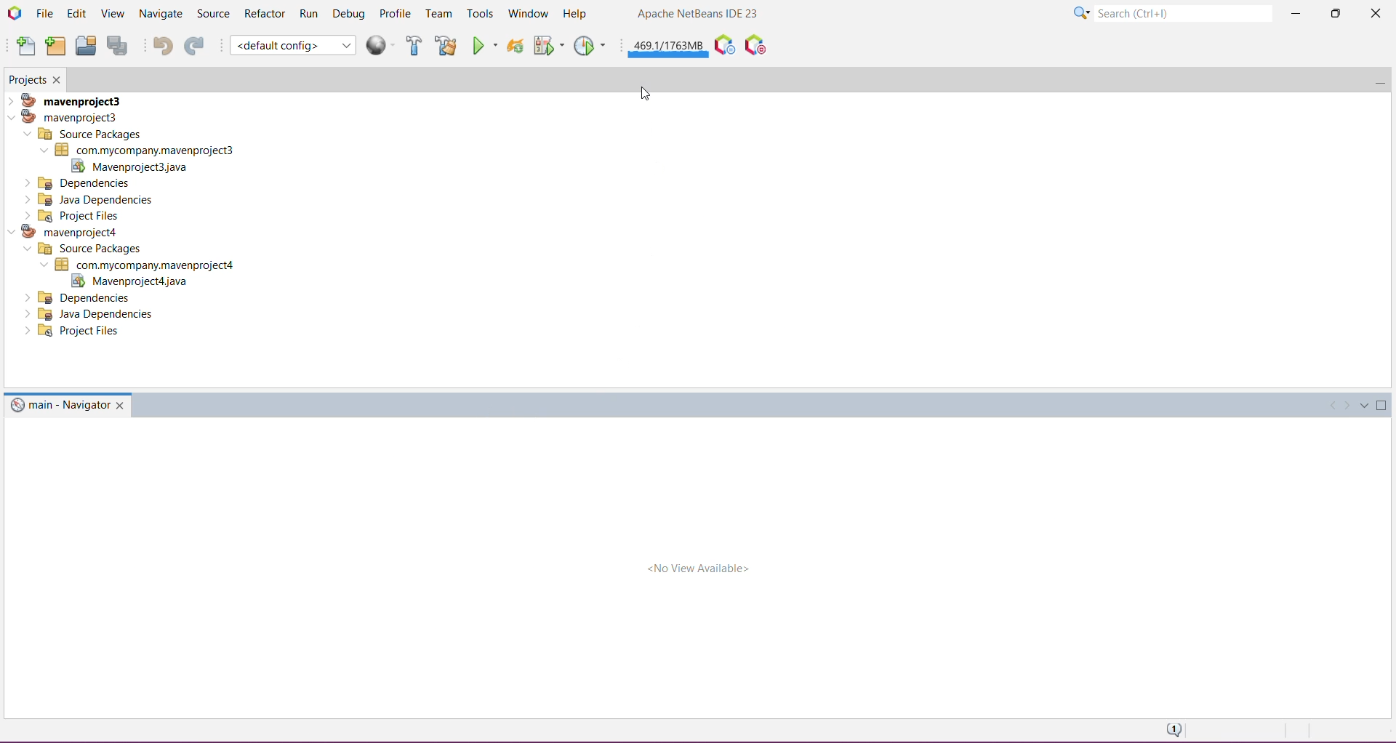  I want to click on Reload, so click(515, 45).